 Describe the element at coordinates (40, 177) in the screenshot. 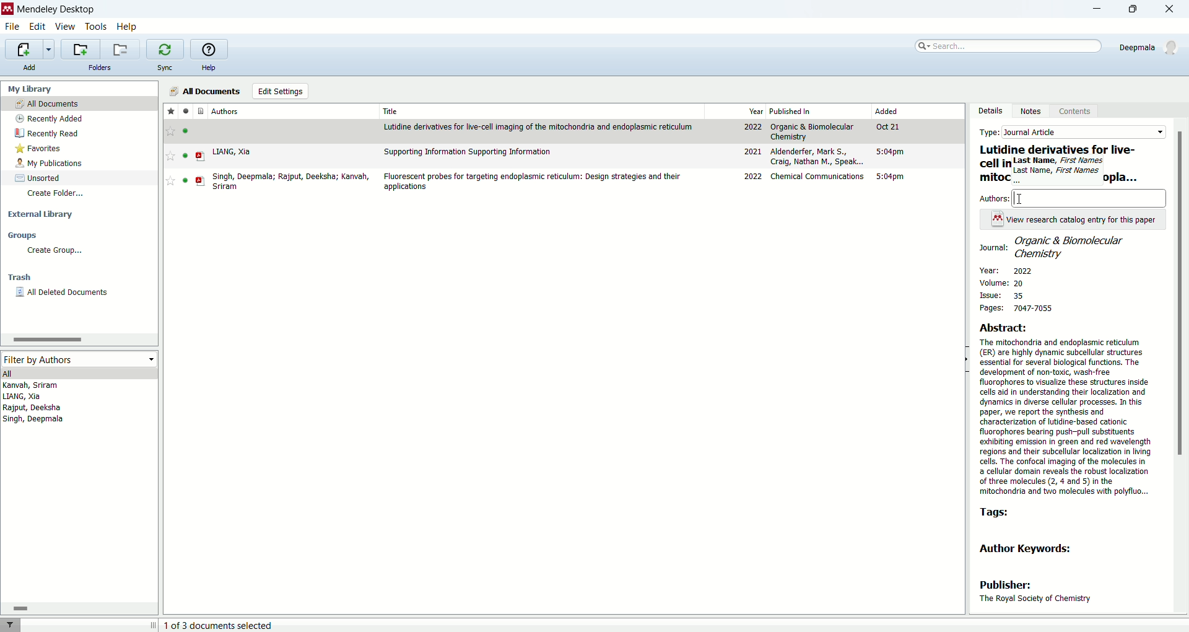

I see `unsorted` at that location.